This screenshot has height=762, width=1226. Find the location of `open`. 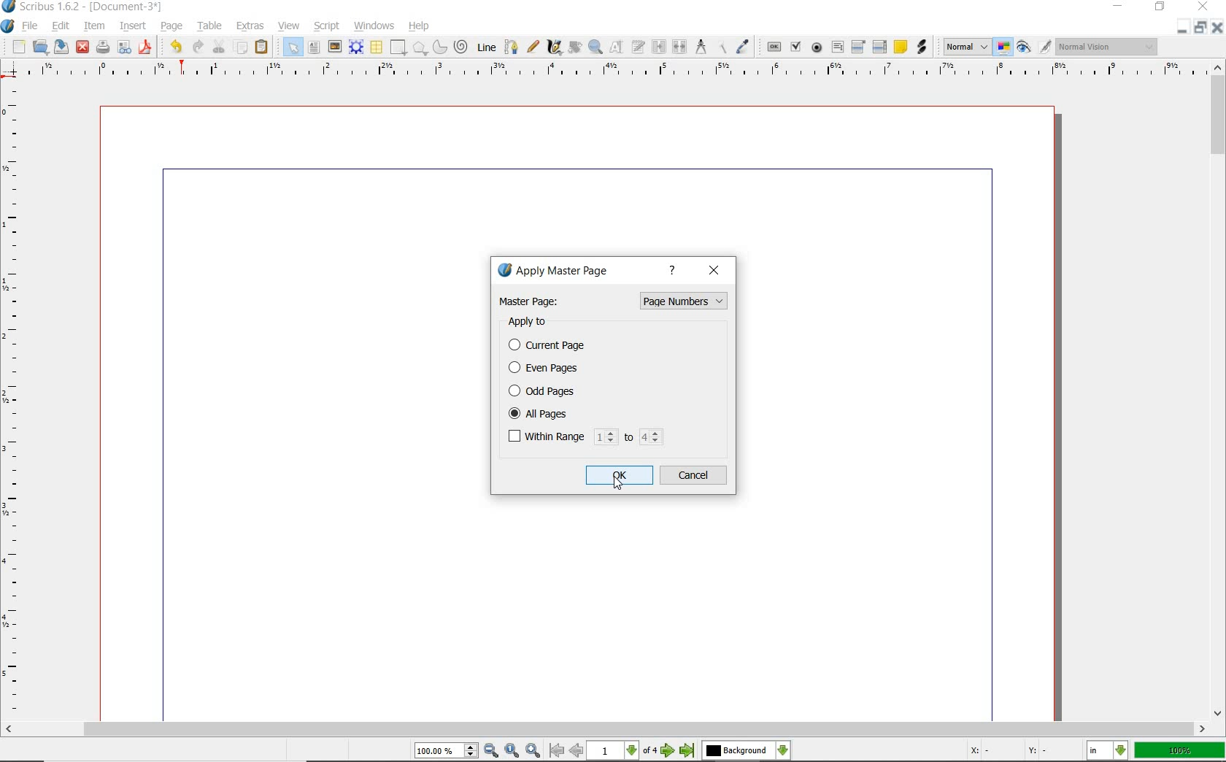

open is located at coordinates (41, 47).